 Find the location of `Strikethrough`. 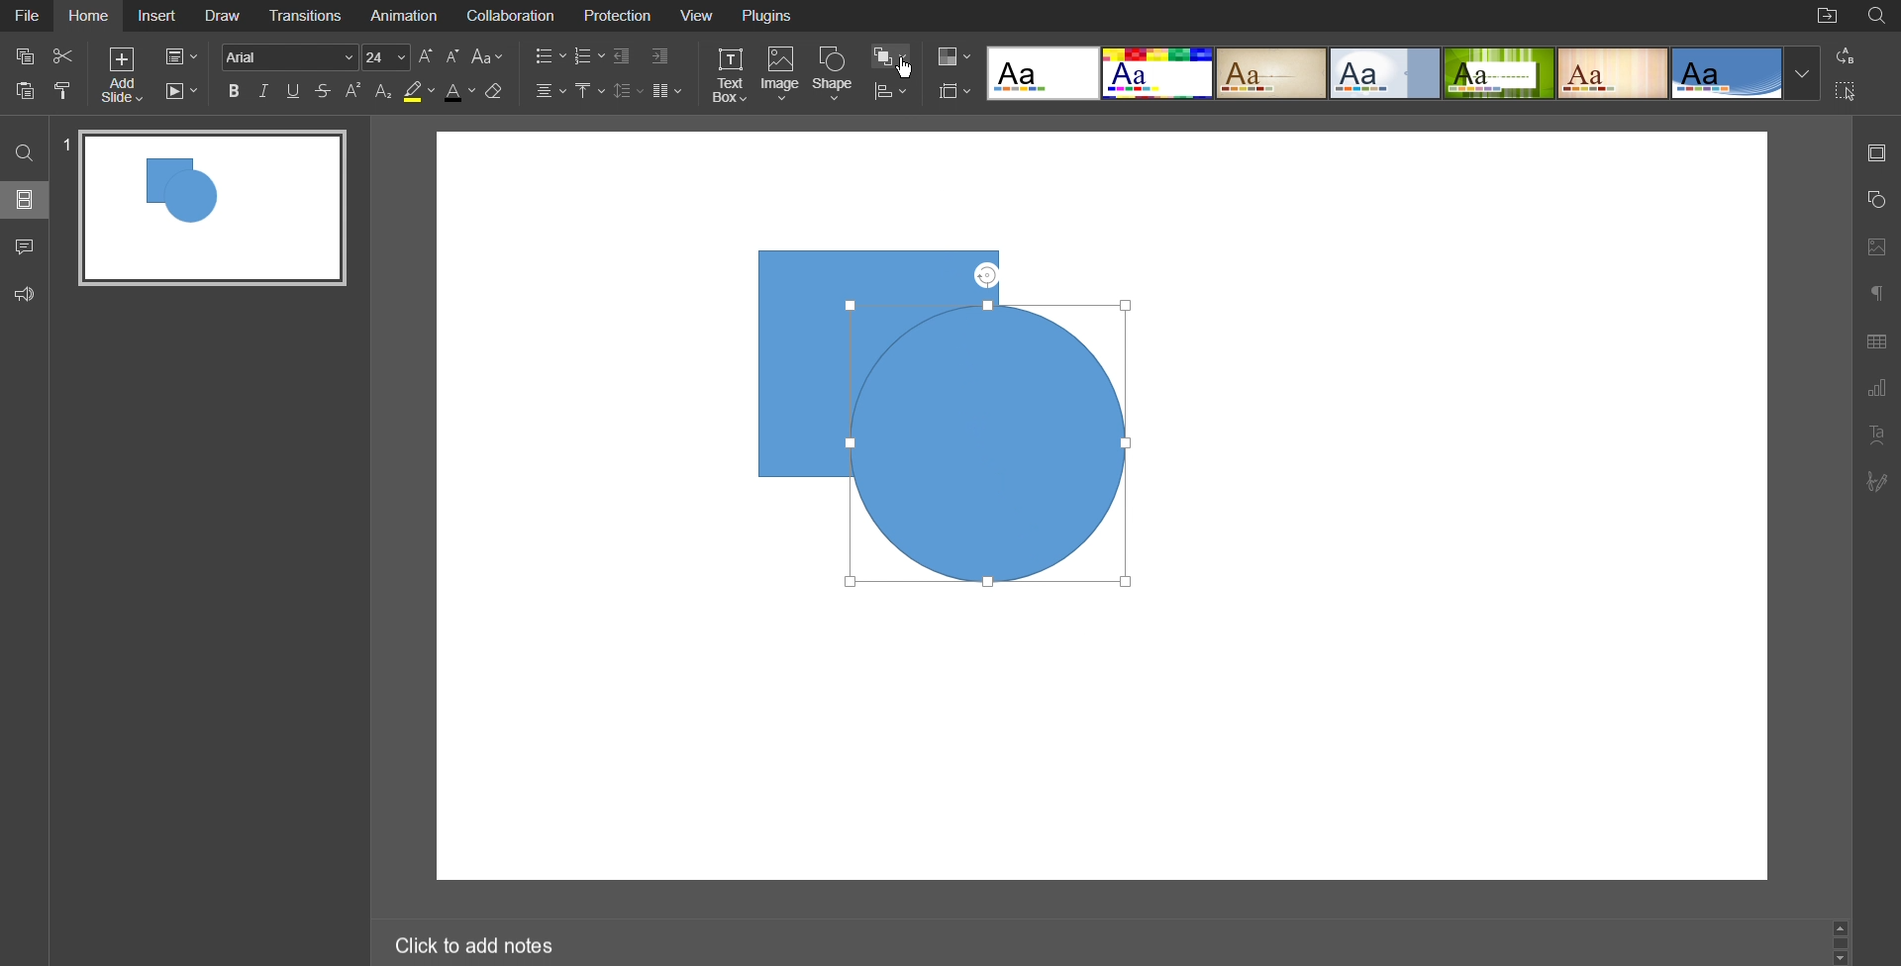

Strikethrough is located at coordinates (323, 91).